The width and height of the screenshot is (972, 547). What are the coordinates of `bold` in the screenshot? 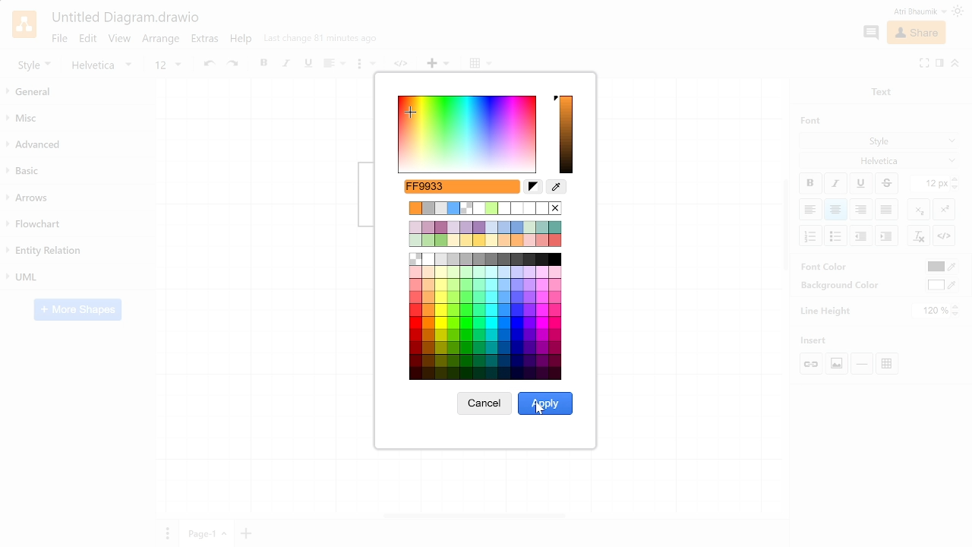 It's located at (265, 65).